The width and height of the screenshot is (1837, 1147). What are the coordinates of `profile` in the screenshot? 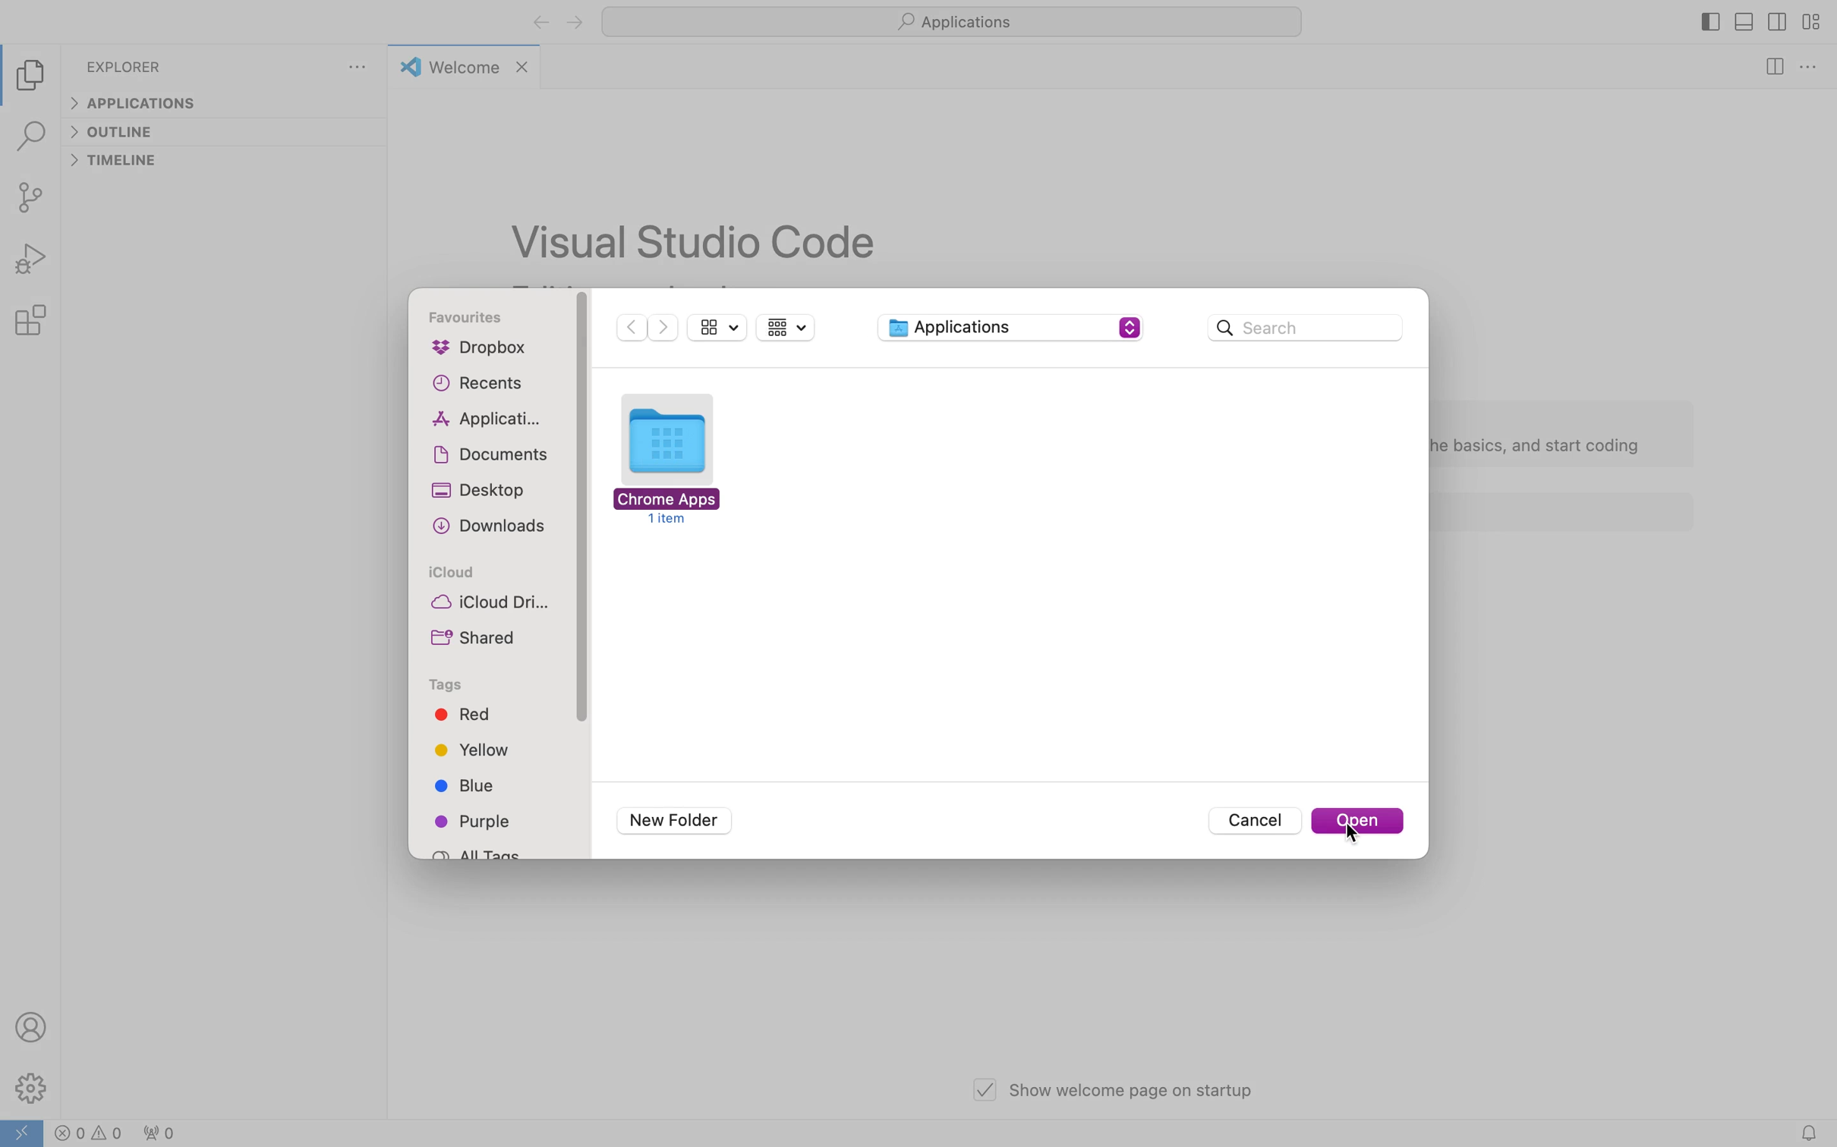 It's located at (30, 1025).